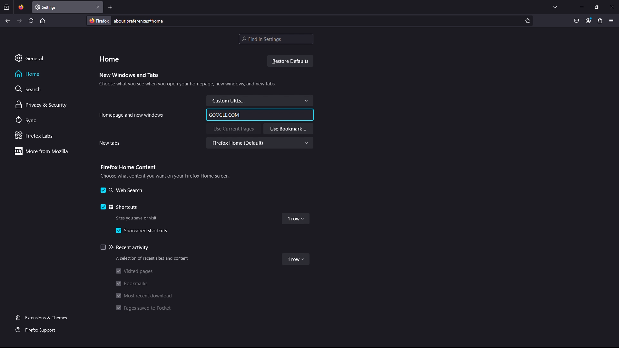 The height and width of the screenshot is (348, 619). What do you see at coordinates (304, 20) in the screenshot?
I see `Address Bar` at bounding box center [304, 20].